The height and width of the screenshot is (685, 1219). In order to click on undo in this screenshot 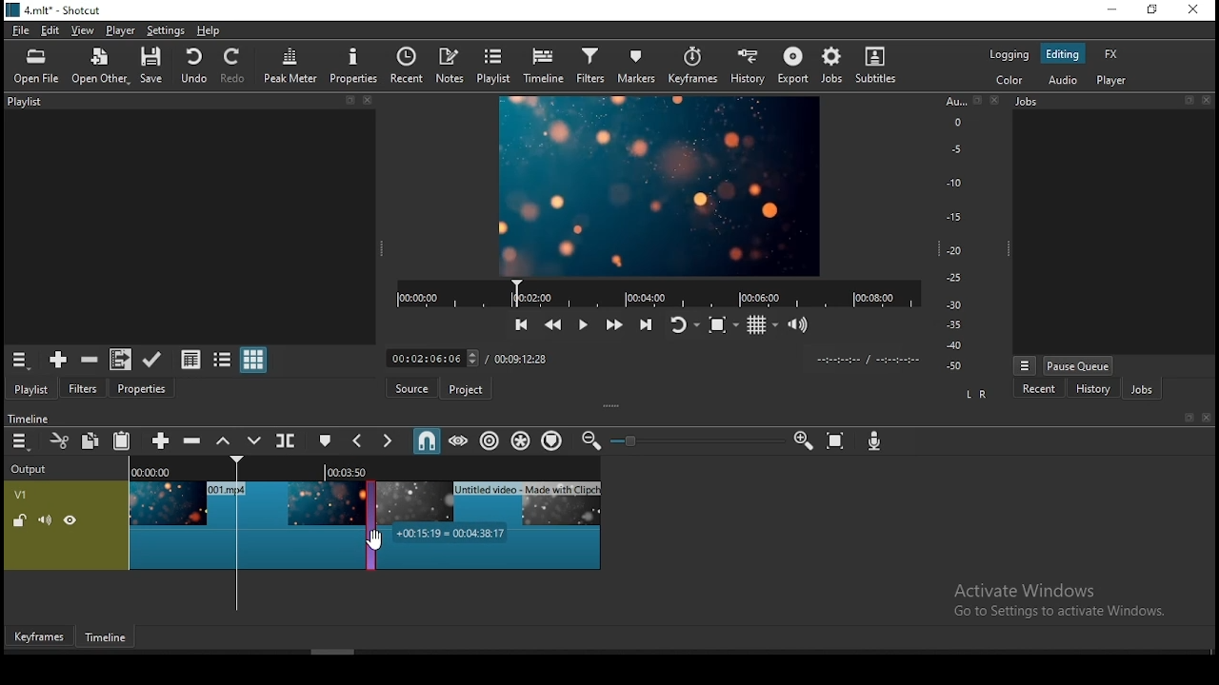, I will do `click(193, 65)`.